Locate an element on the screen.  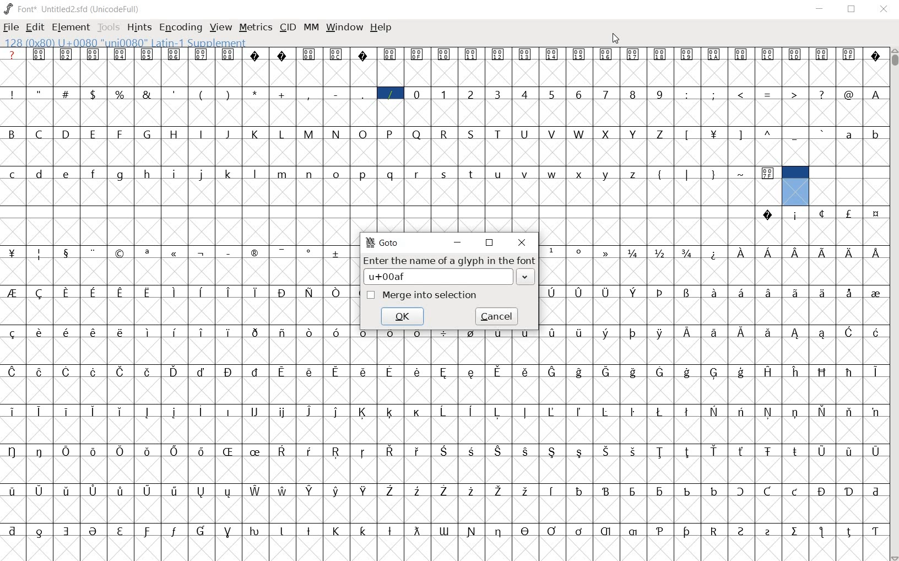
Symbol is located at coordinates (175, 412).